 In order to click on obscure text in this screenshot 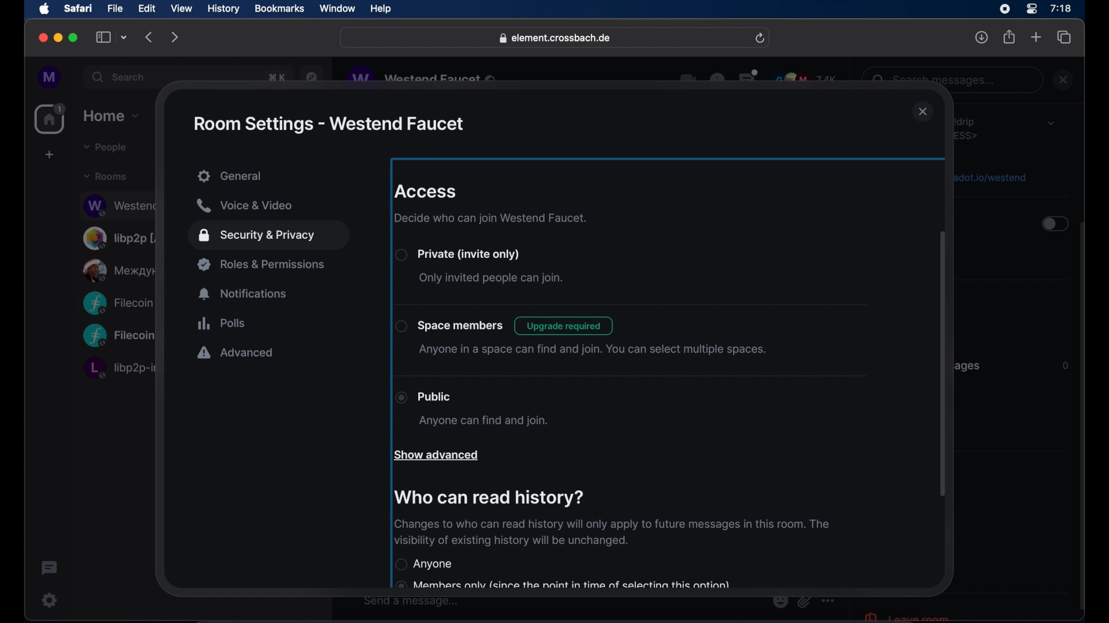, I will do `click(936, 80)`.